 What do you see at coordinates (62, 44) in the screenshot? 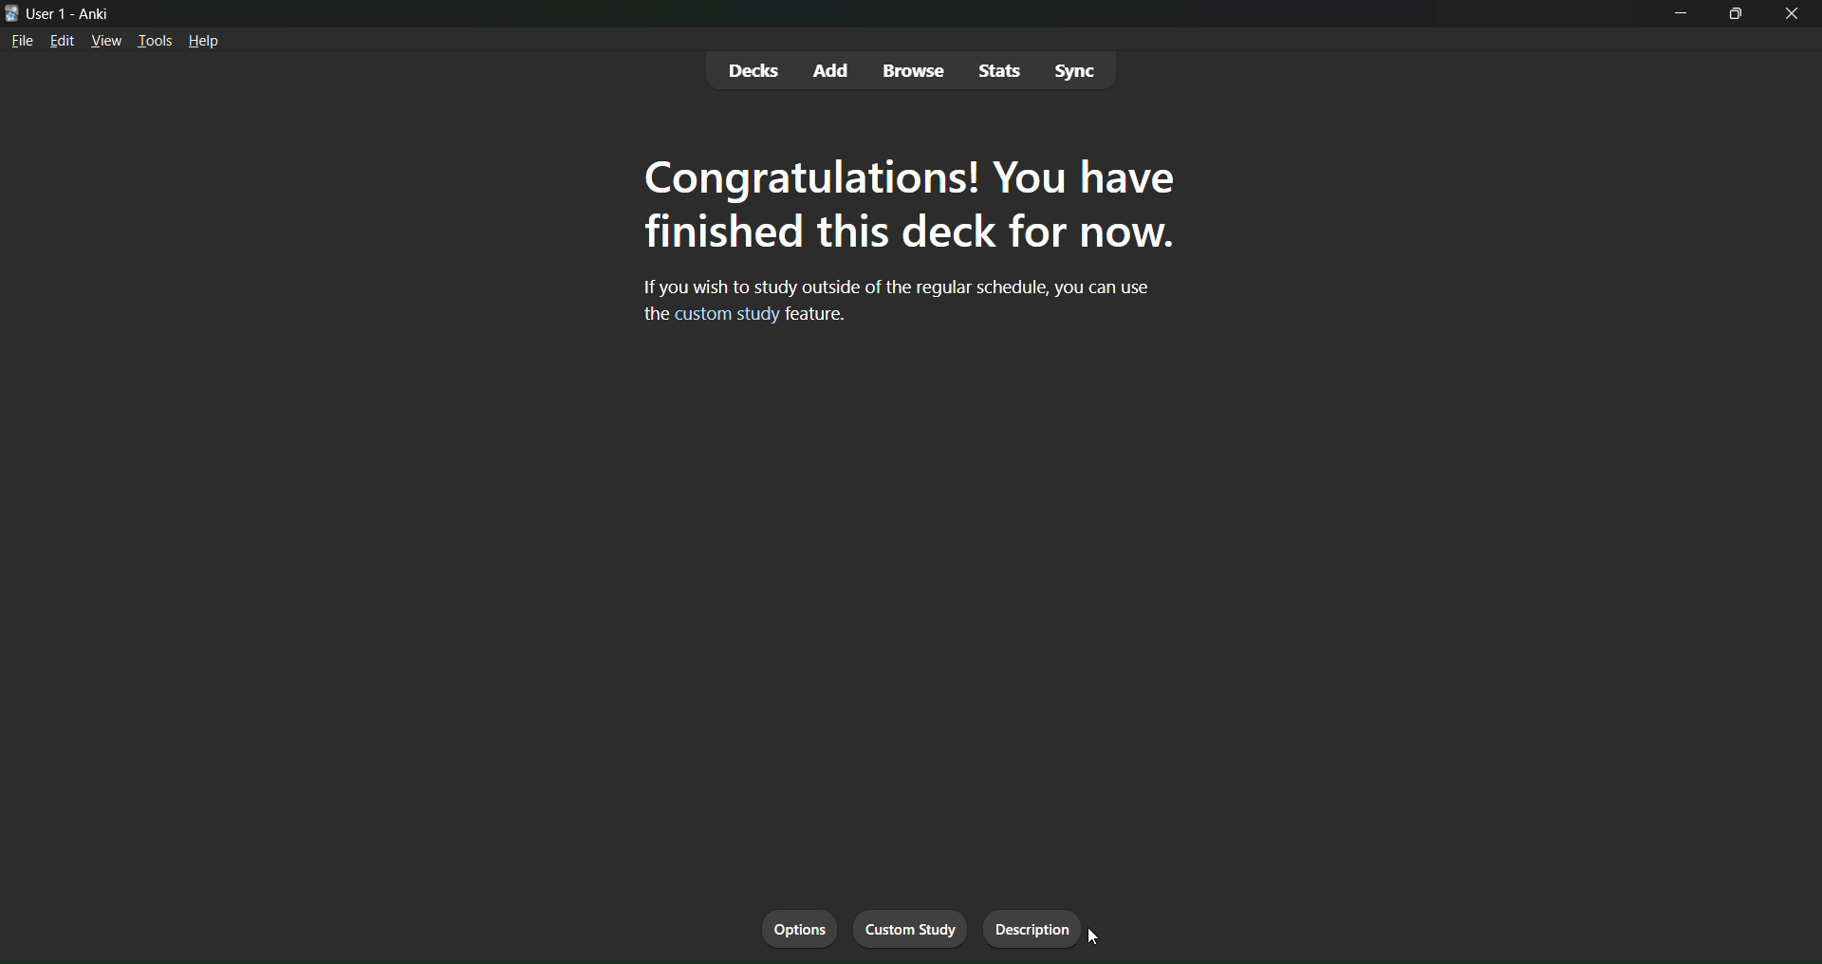
I see `edit` at bounding box center [62, 44].